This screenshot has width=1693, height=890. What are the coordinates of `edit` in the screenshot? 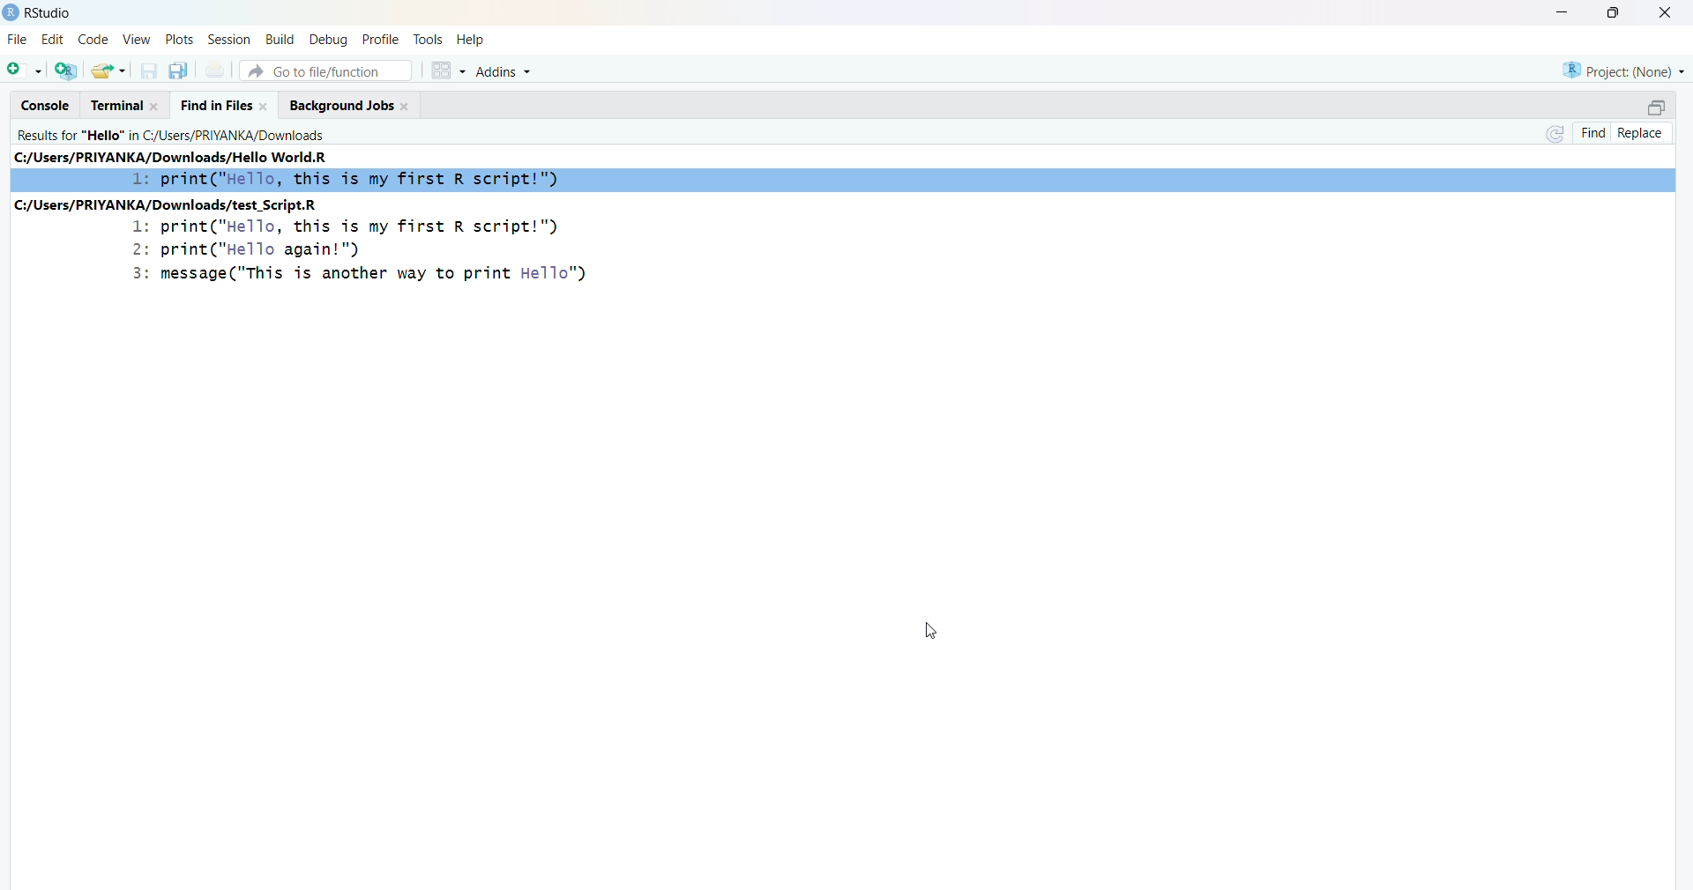 It's located at (53, 39).